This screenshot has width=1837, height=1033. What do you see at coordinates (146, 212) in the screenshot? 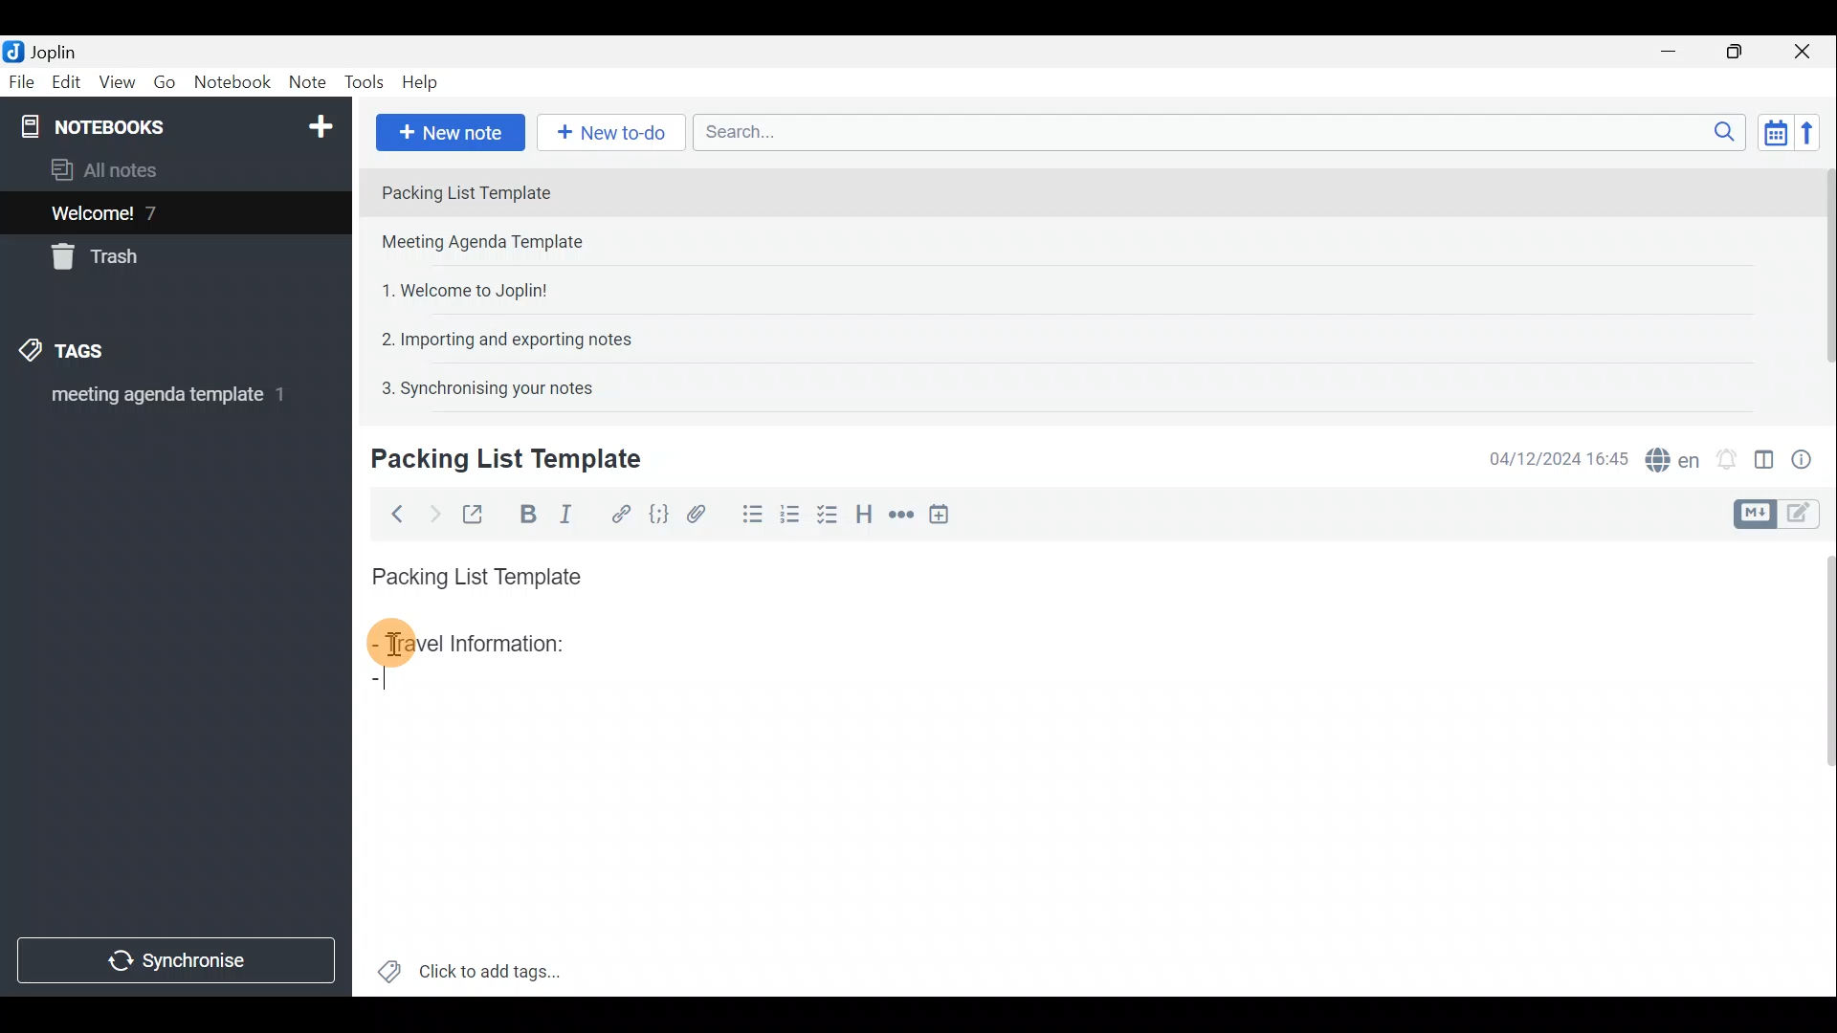
I see `Welcome` at bounding box center [146, 212].